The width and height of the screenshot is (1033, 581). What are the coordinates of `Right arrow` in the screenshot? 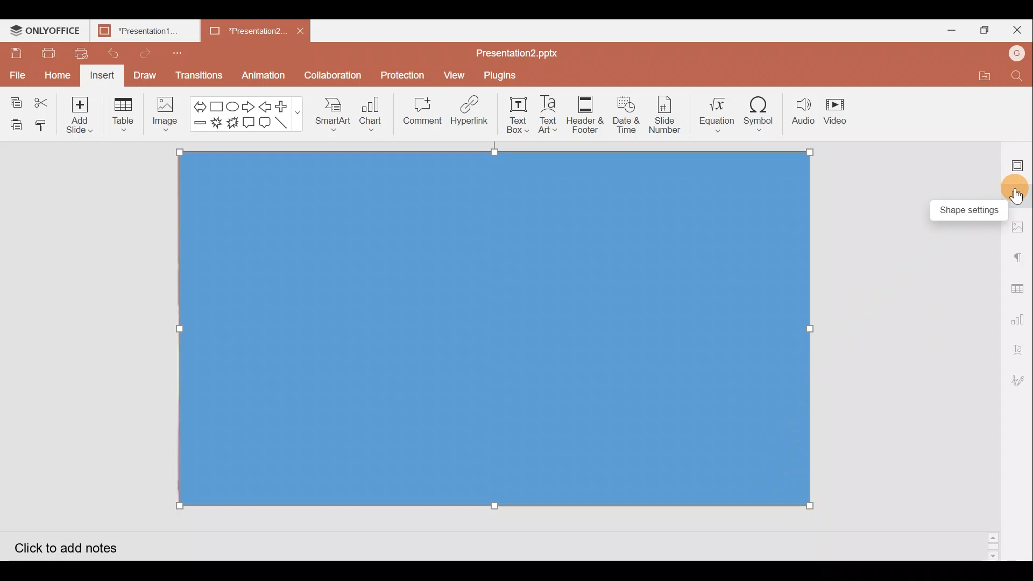 It's located at (249, 105).